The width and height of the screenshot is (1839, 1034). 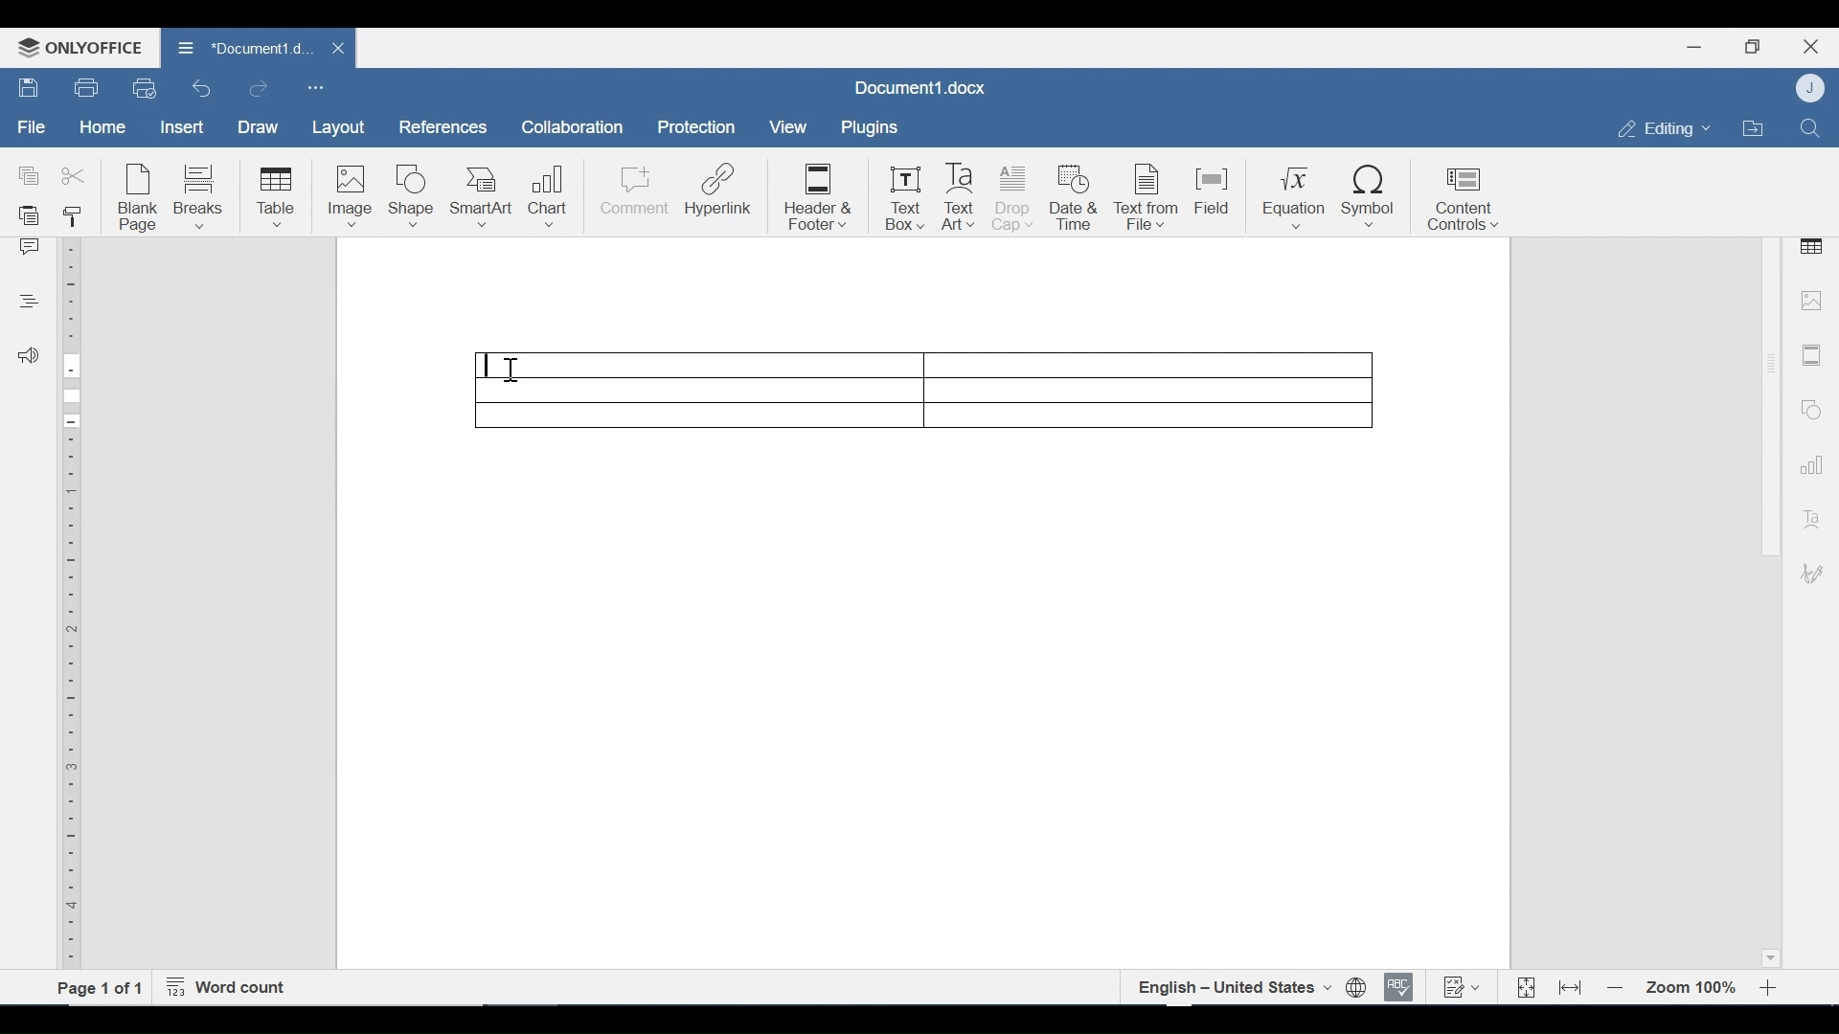 I want to click on Plugins, so click(x=867, y=128).